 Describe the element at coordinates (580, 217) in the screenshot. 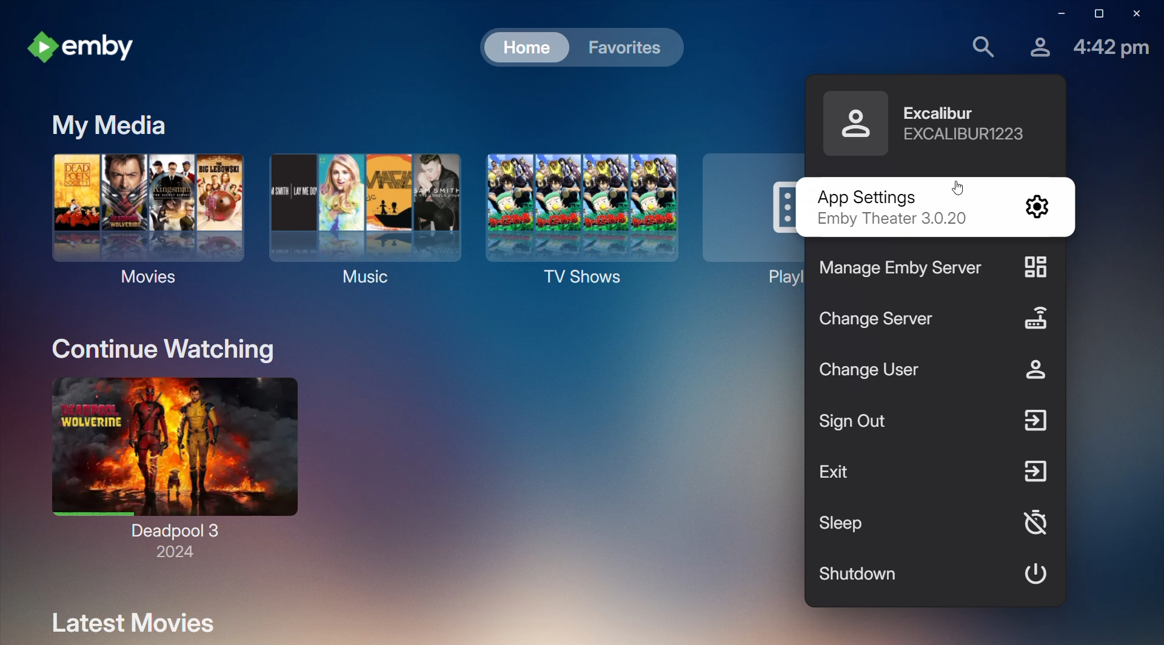

I see `TV Shows` at that location.